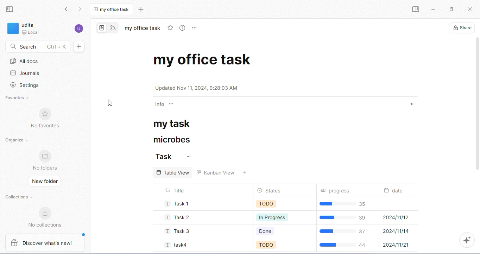  I want to click on progress 35, so click(345, 204).